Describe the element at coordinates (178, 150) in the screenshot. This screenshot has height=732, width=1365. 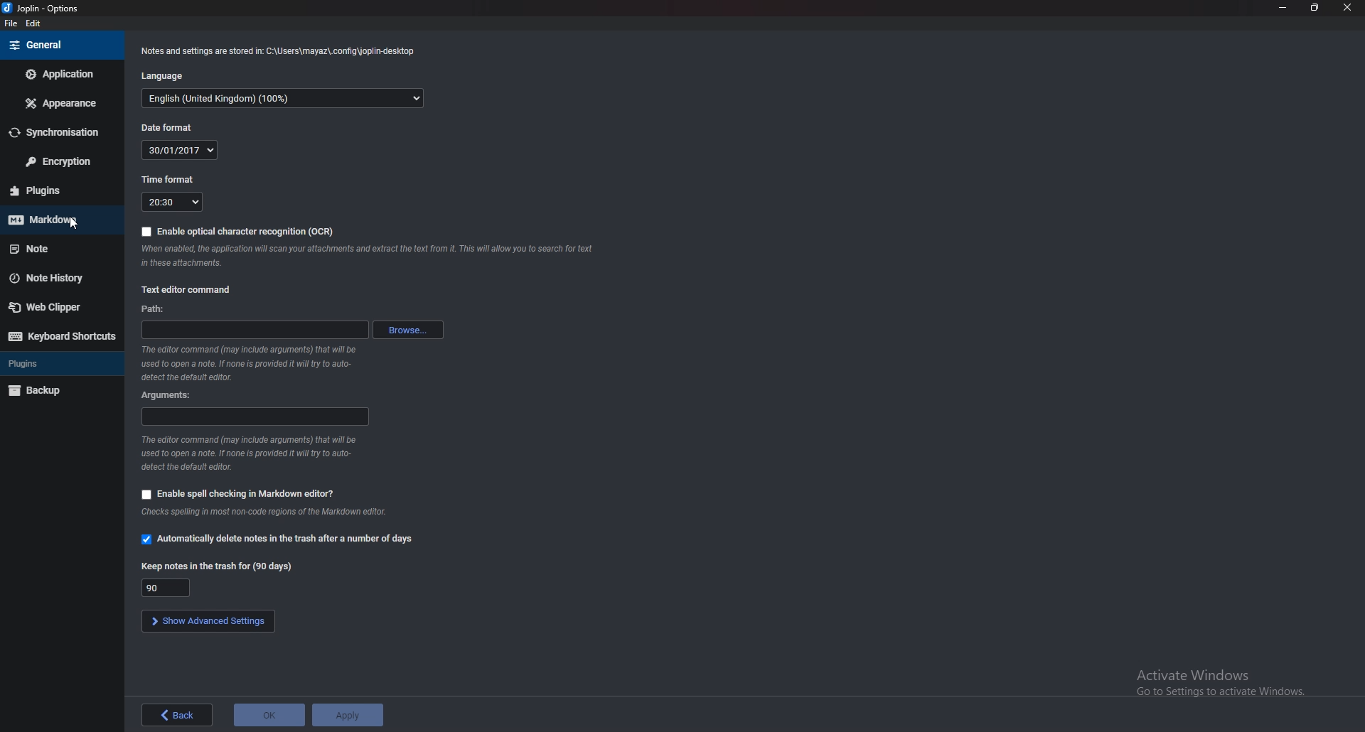
I see `30/01/2017` at that location.